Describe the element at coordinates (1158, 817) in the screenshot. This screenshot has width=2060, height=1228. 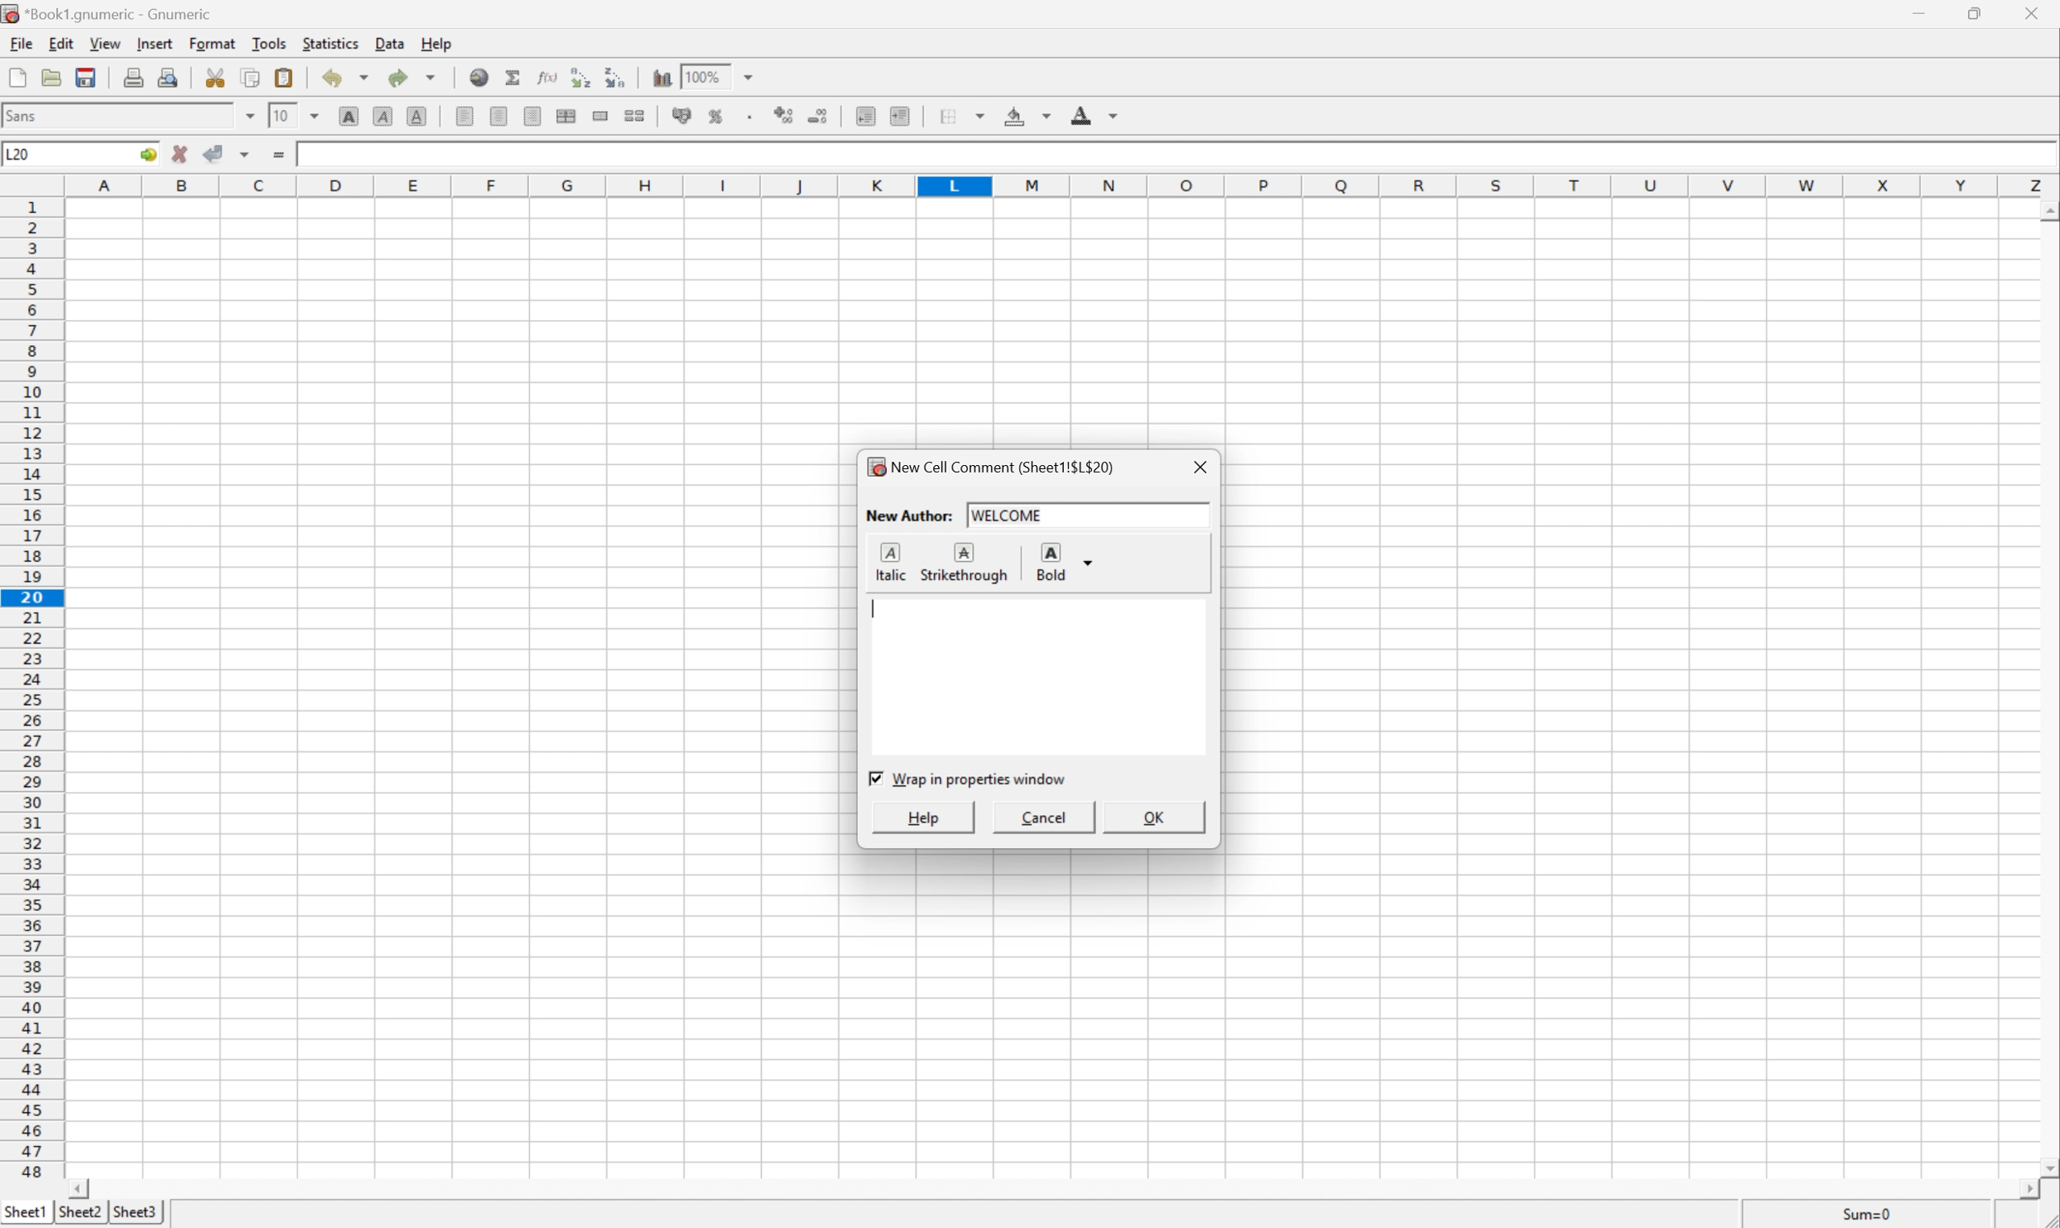
I see `OK` at that location.